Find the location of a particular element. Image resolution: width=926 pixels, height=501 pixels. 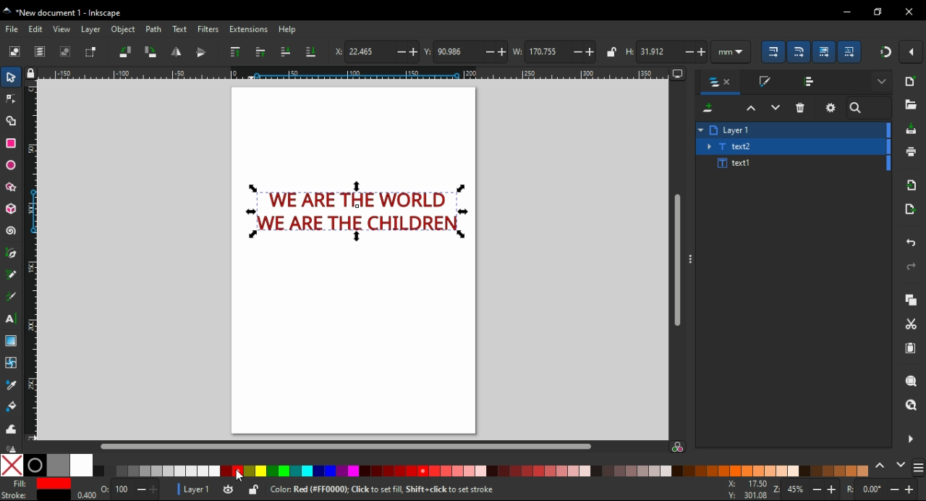

extension is located at coordinates (248, 30).